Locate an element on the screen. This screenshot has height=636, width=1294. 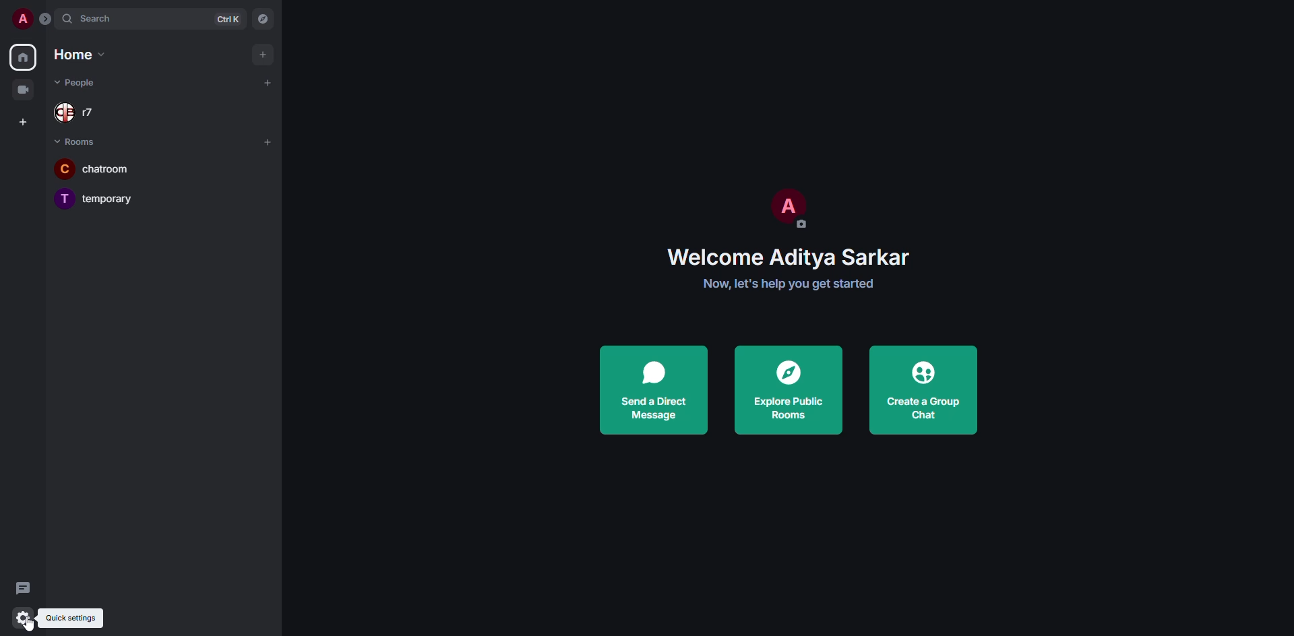
get started is located at coordinates (789, 284).